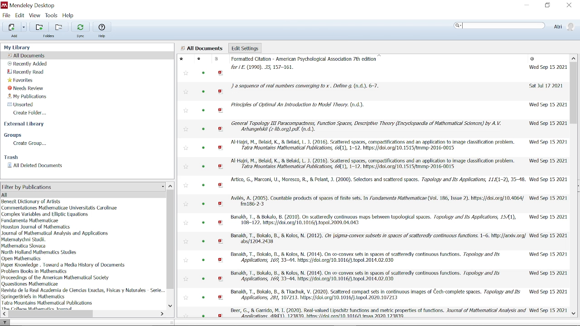  Describe the element at coordinates (21, 80) in the screenshot. I see `Favorites` at that location.